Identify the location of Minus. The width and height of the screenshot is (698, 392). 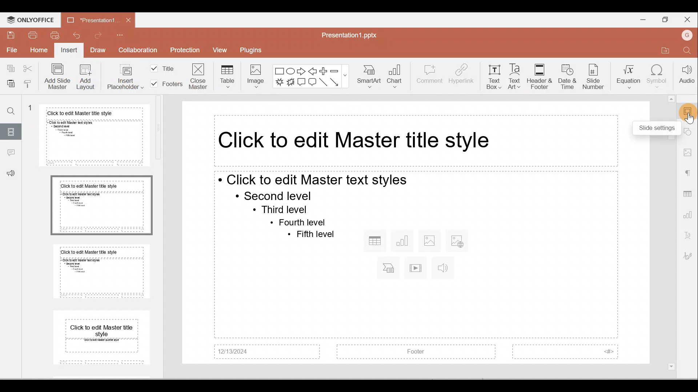
(334, 70).